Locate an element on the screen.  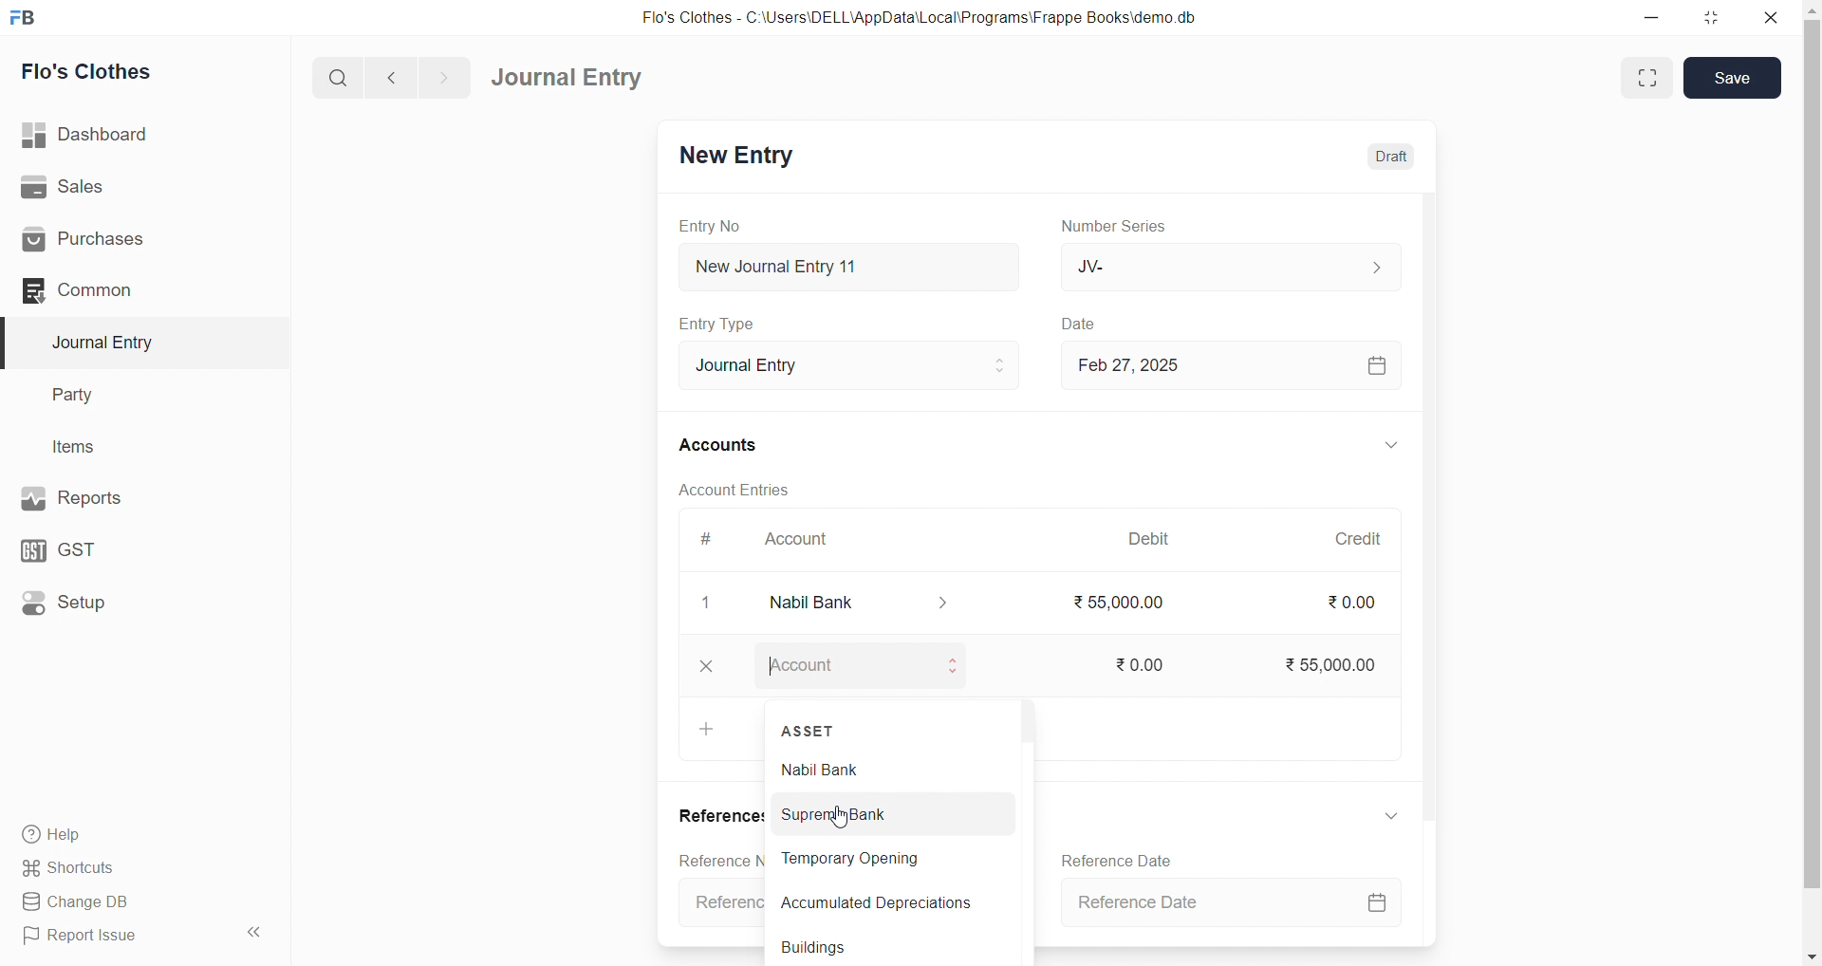
Nabil Bank is located at coordinates (889, 769).